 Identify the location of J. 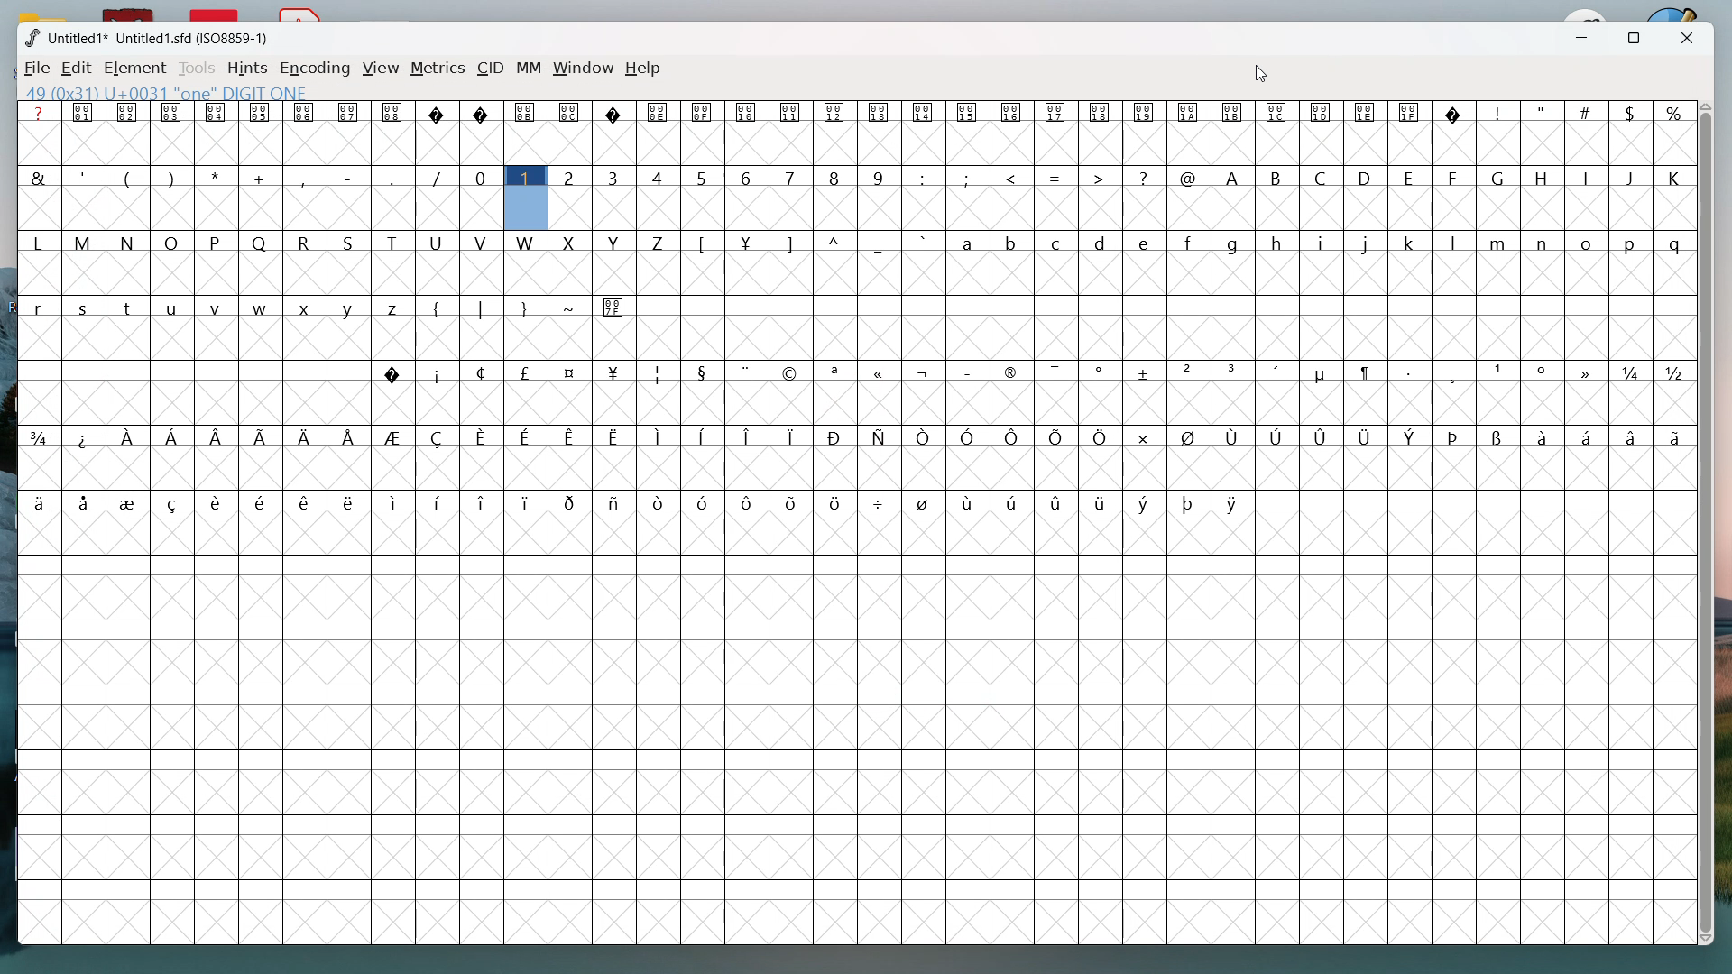
(1632, 176).